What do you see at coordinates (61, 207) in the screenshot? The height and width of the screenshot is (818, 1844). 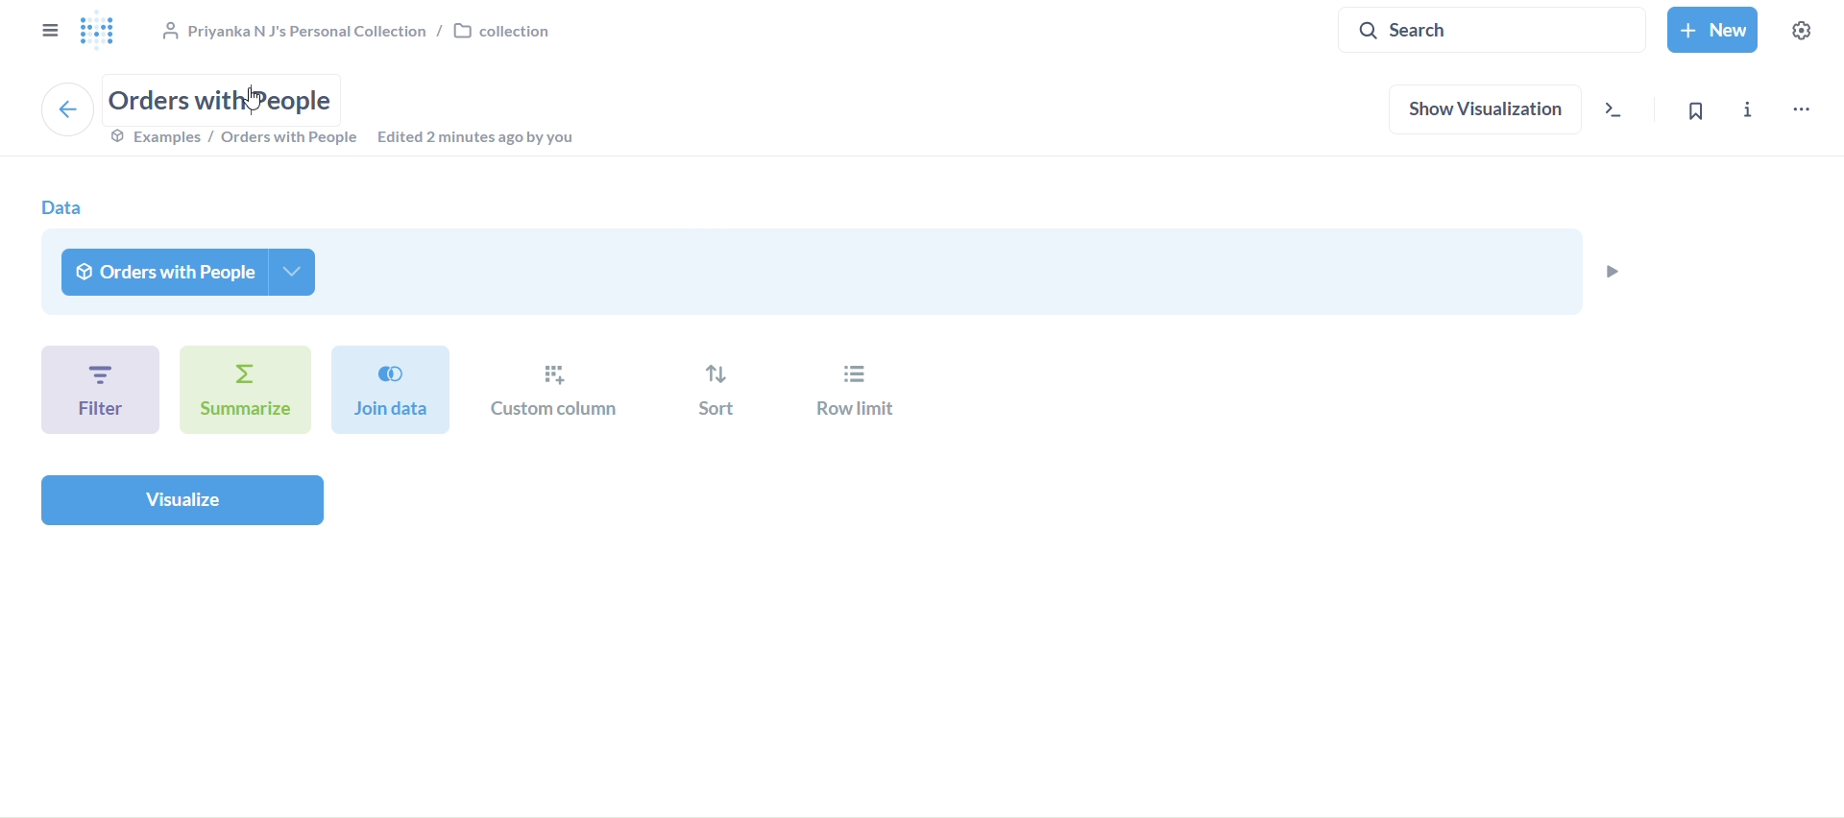 I see `data` at bounding box center [61, 207].